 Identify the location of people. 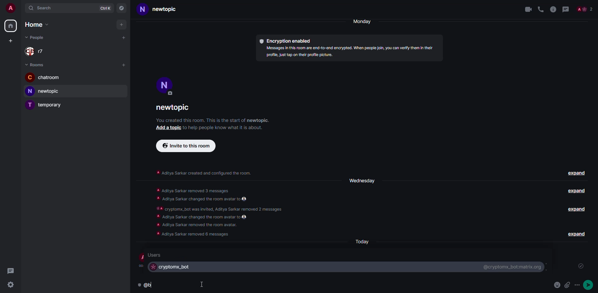
(36, 37).